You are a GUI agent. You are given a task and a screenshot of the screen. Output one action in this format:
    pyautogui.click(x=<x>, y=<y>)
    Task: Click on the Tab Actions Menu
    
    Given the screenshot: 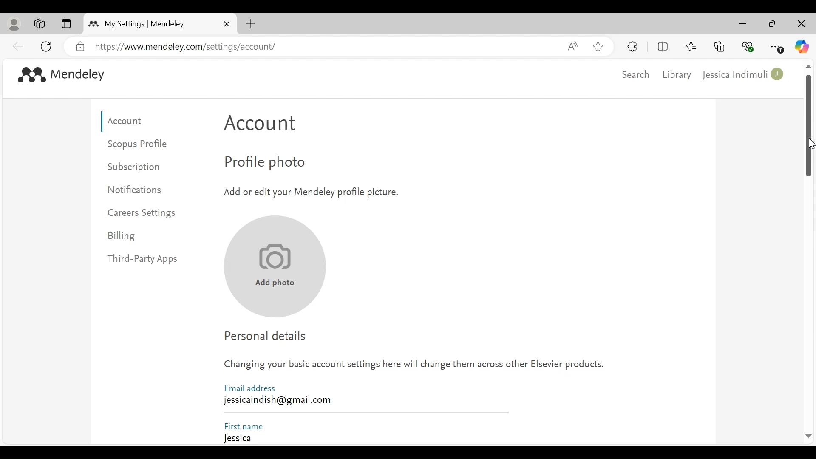 What is the action you would take?
    pyautogui.click(x=66, y=24)
    